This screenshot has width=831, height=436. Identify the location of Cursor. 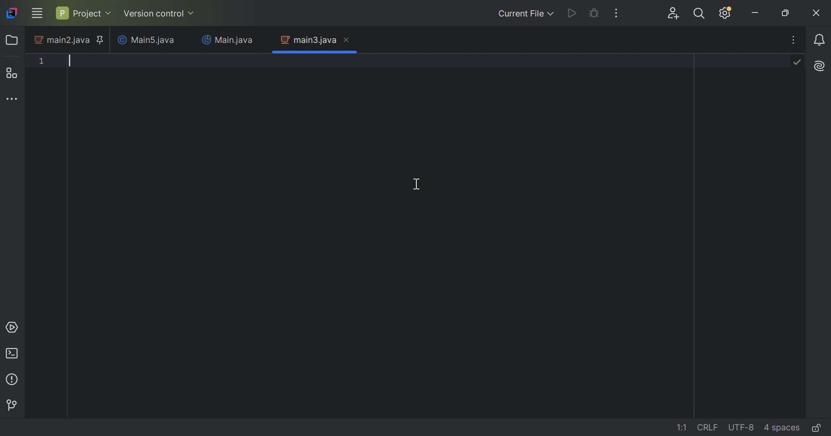
(417, 184).